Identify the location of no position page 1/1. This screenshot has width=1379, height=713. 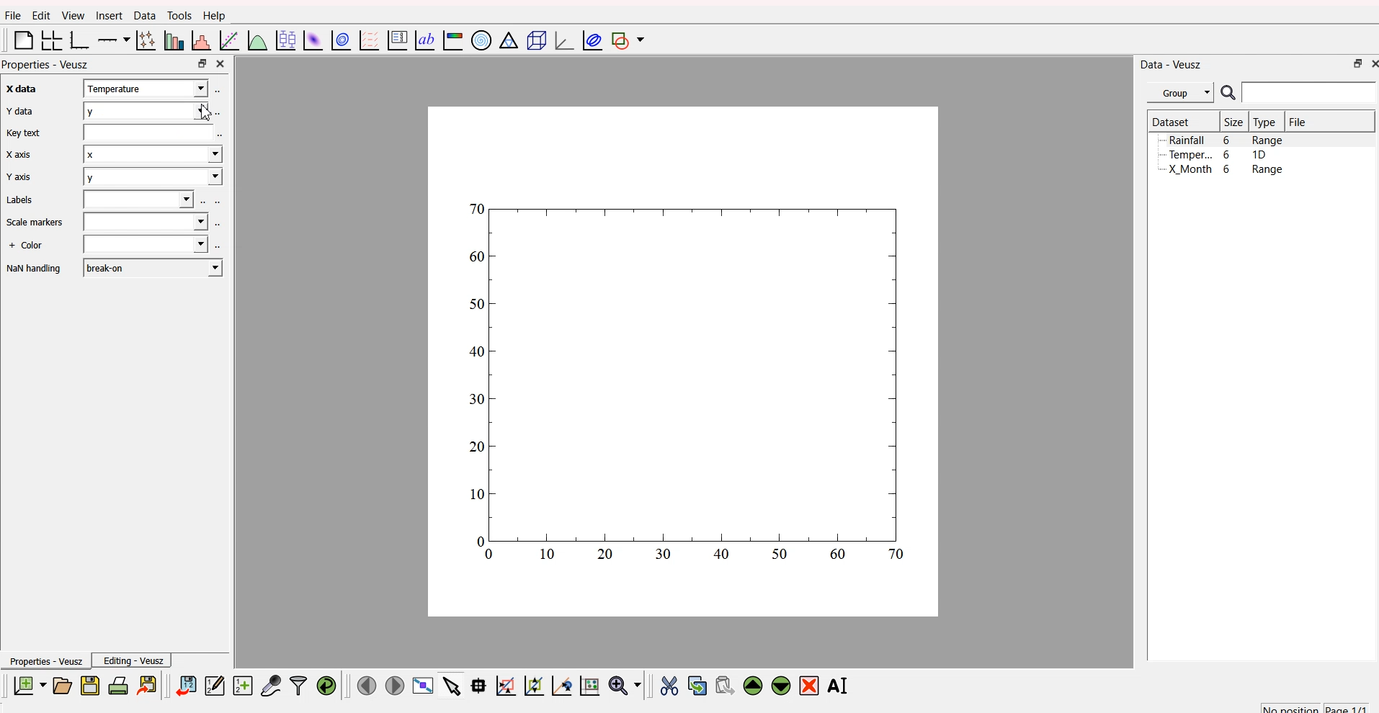
(1314, 705).